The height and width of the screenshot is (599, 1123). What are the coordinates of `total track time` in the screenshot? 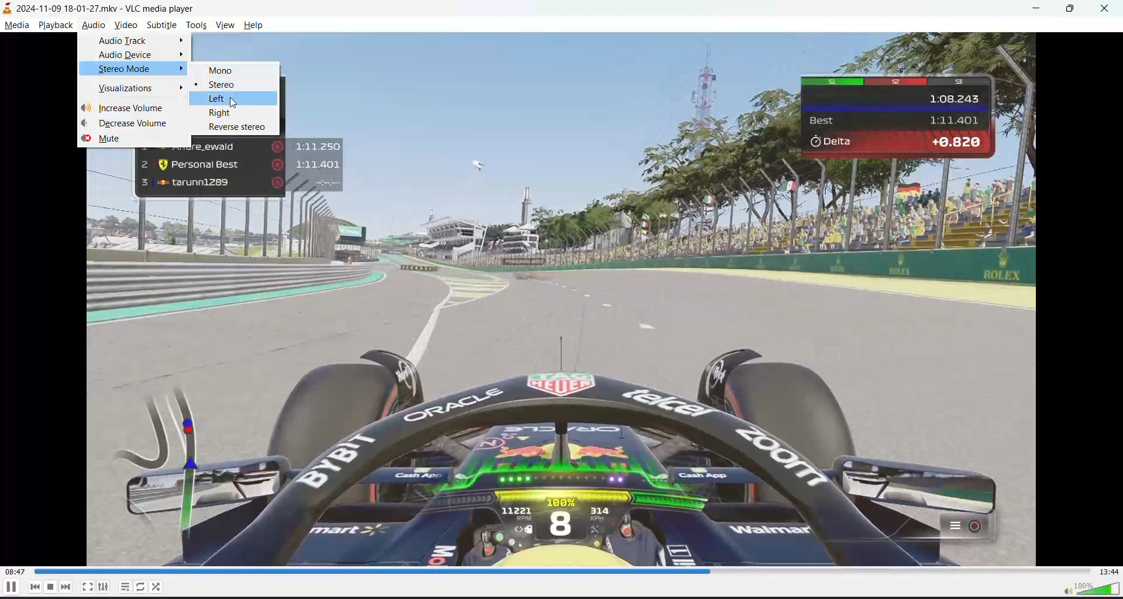 It's located at (1109, 570).